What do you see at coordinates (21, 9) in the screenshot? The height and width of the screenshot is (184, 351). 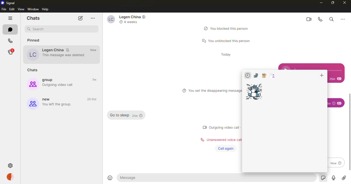 I see `view` at bounding box center [21, 9].